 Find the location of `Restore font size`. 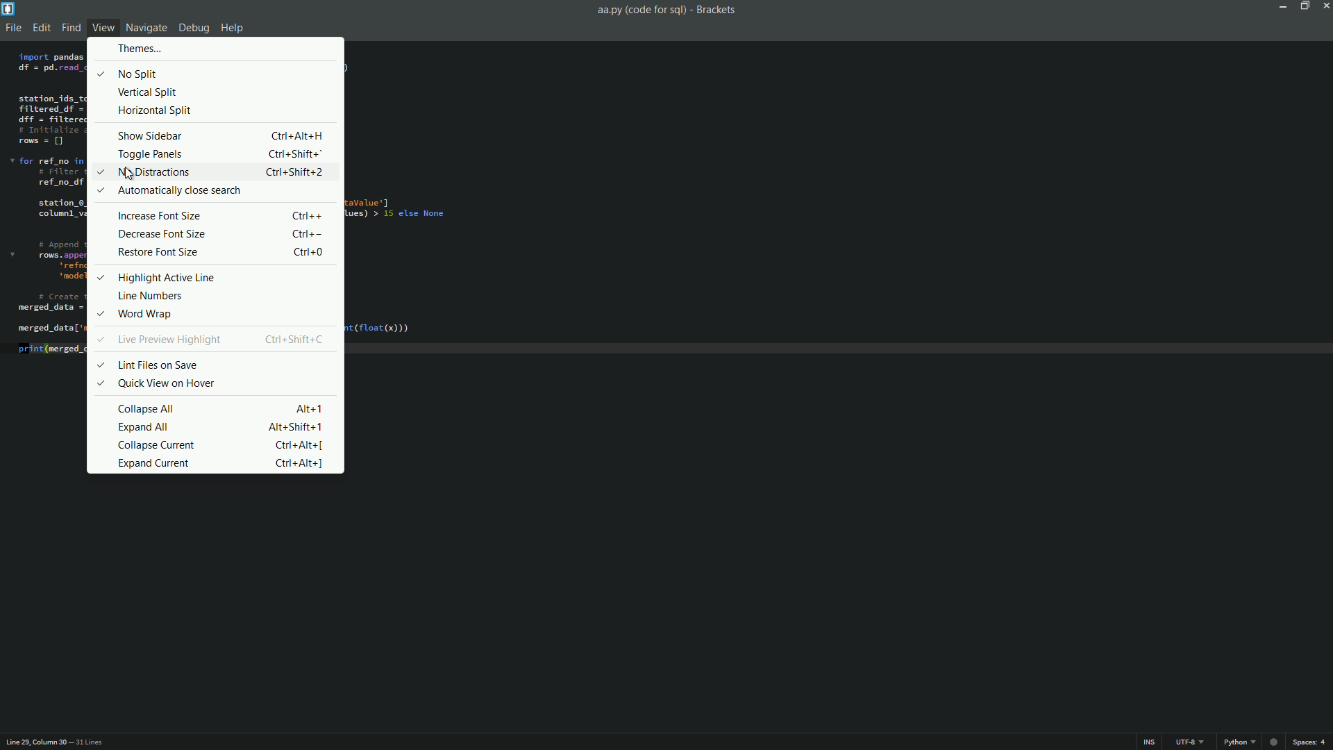

Restore font size is located at coordinates (224, 253).